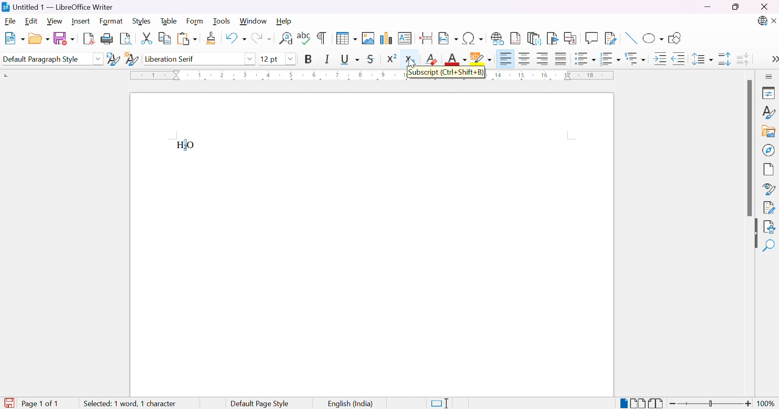 This screenshot has height=409, width=779. I want to click on Align center, so click(525, 59).